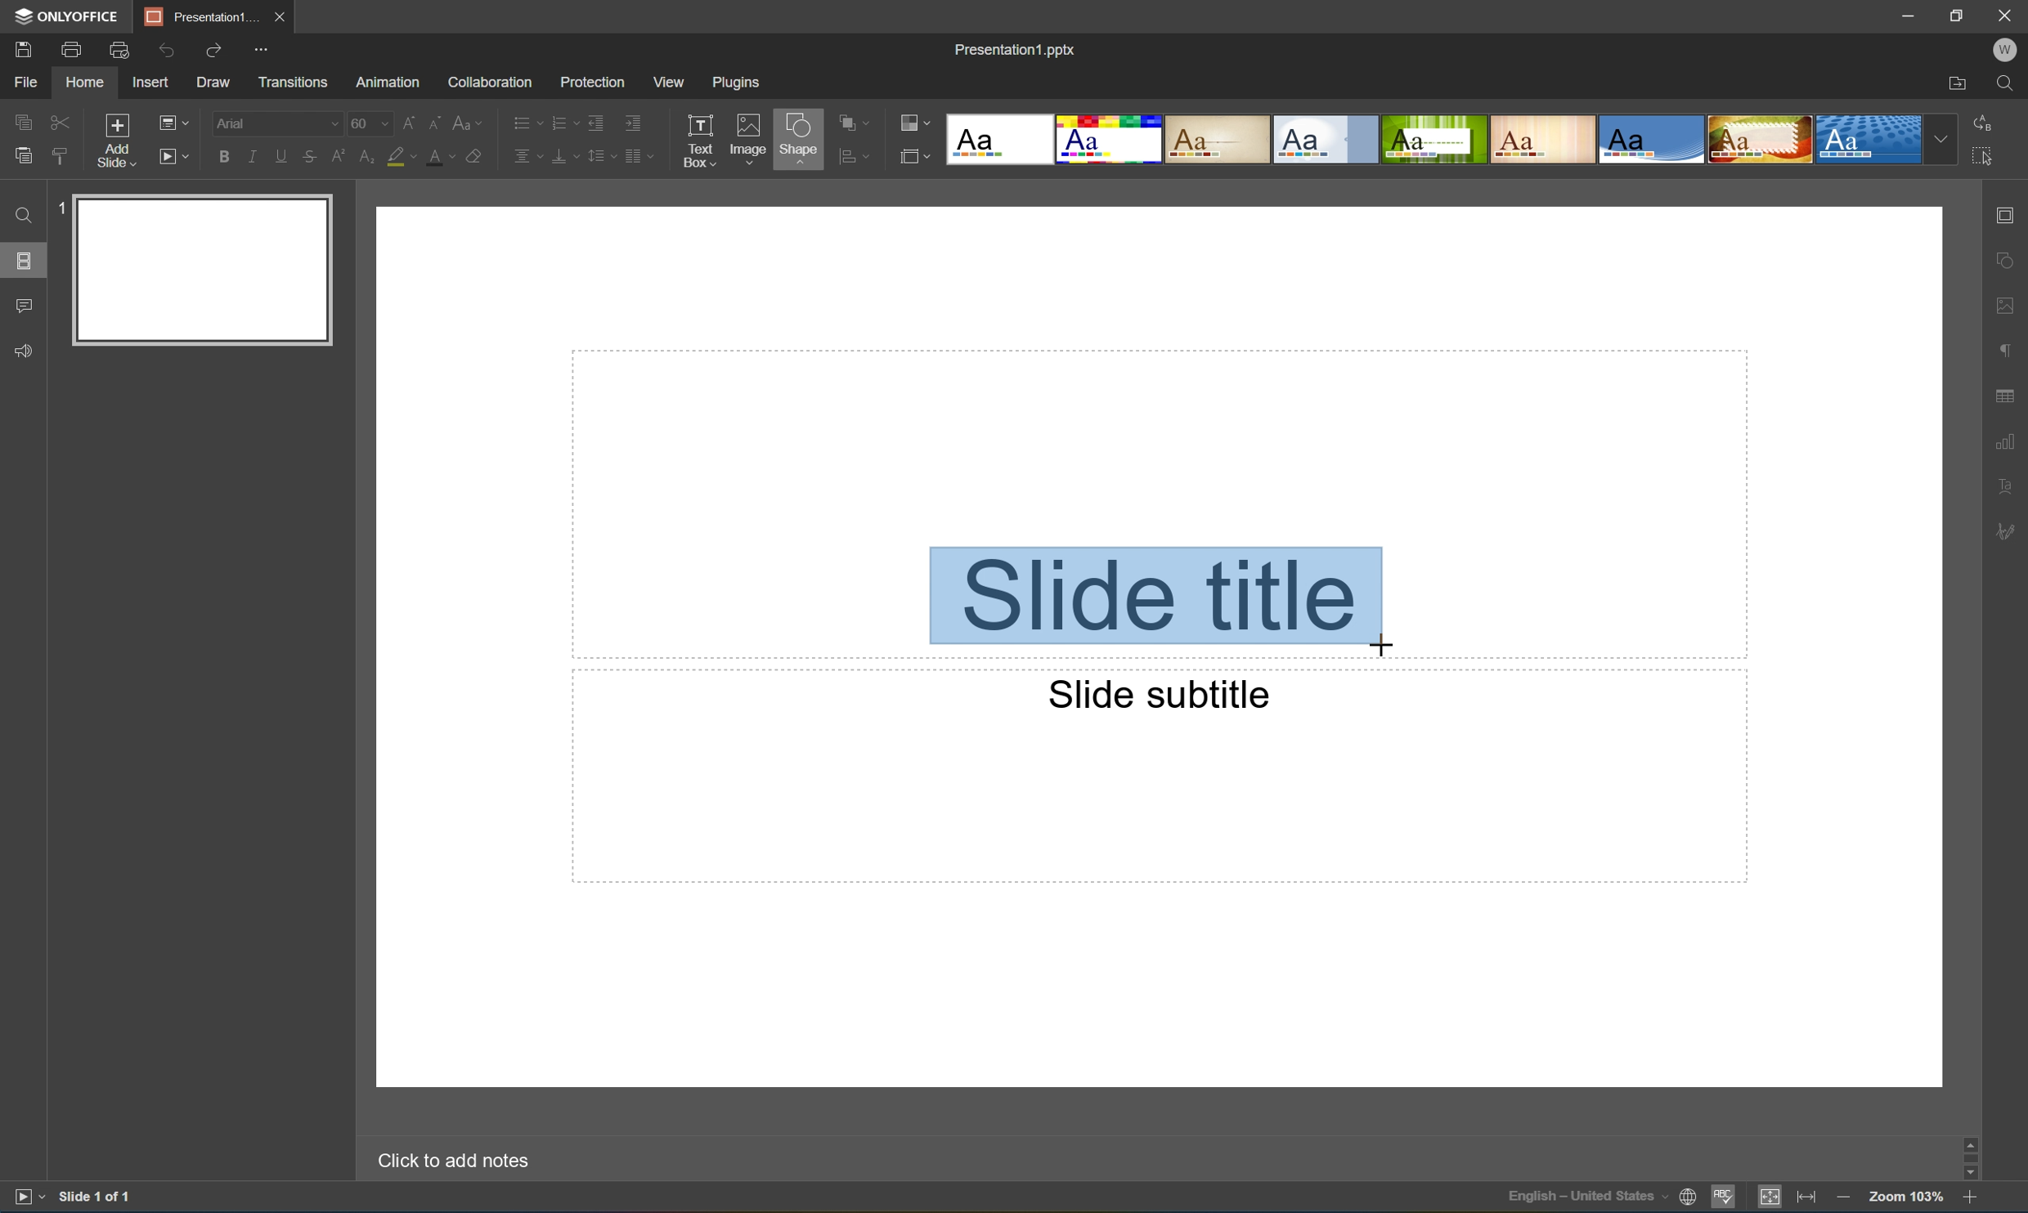  What do you see at coordinates (336, 155) in the screenshot?
I see `Superscript` at bounding box center [336, 155].